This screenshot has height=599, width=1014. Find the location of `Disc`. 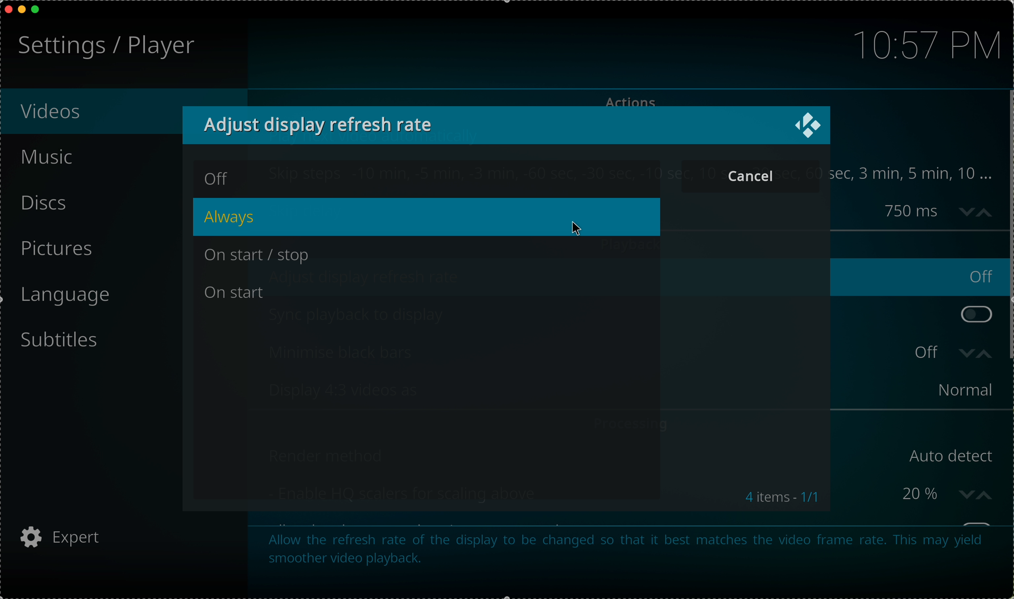

Disc is located at coordinates (43, 202).